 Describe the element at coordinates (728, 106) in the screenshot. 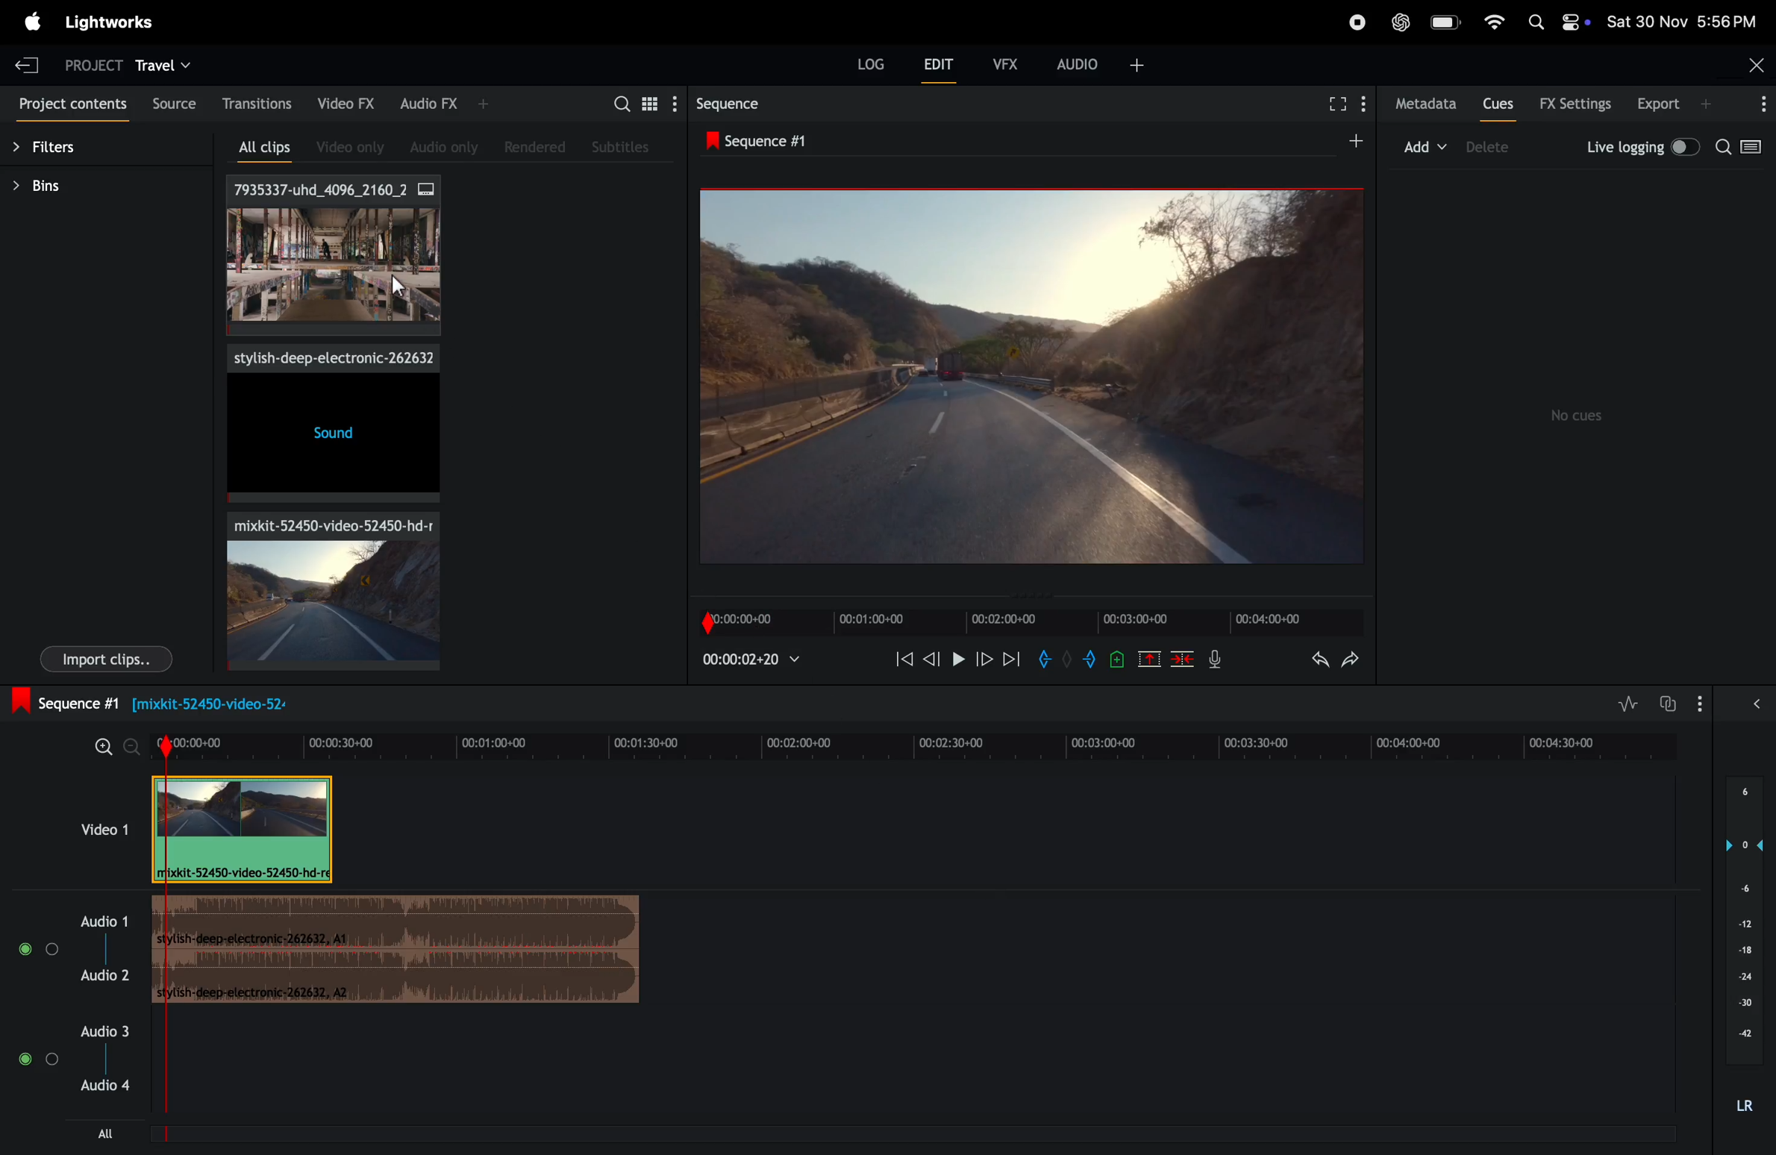

I see `sequence` at that location.